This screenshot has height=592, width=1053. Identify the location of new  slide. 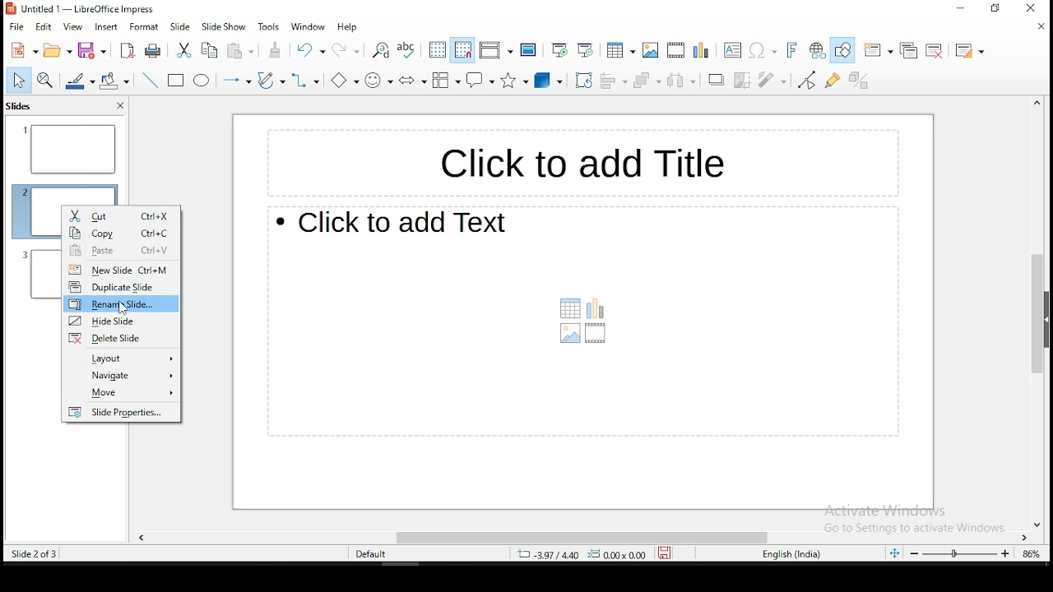
(876, 51).